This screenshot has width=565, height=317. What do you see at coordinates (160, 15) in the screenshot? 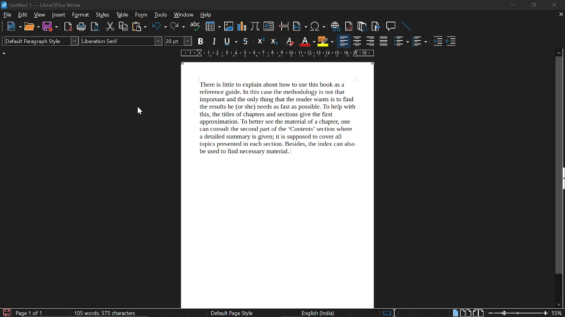
I see `tools` at bounding box center [160, 15].